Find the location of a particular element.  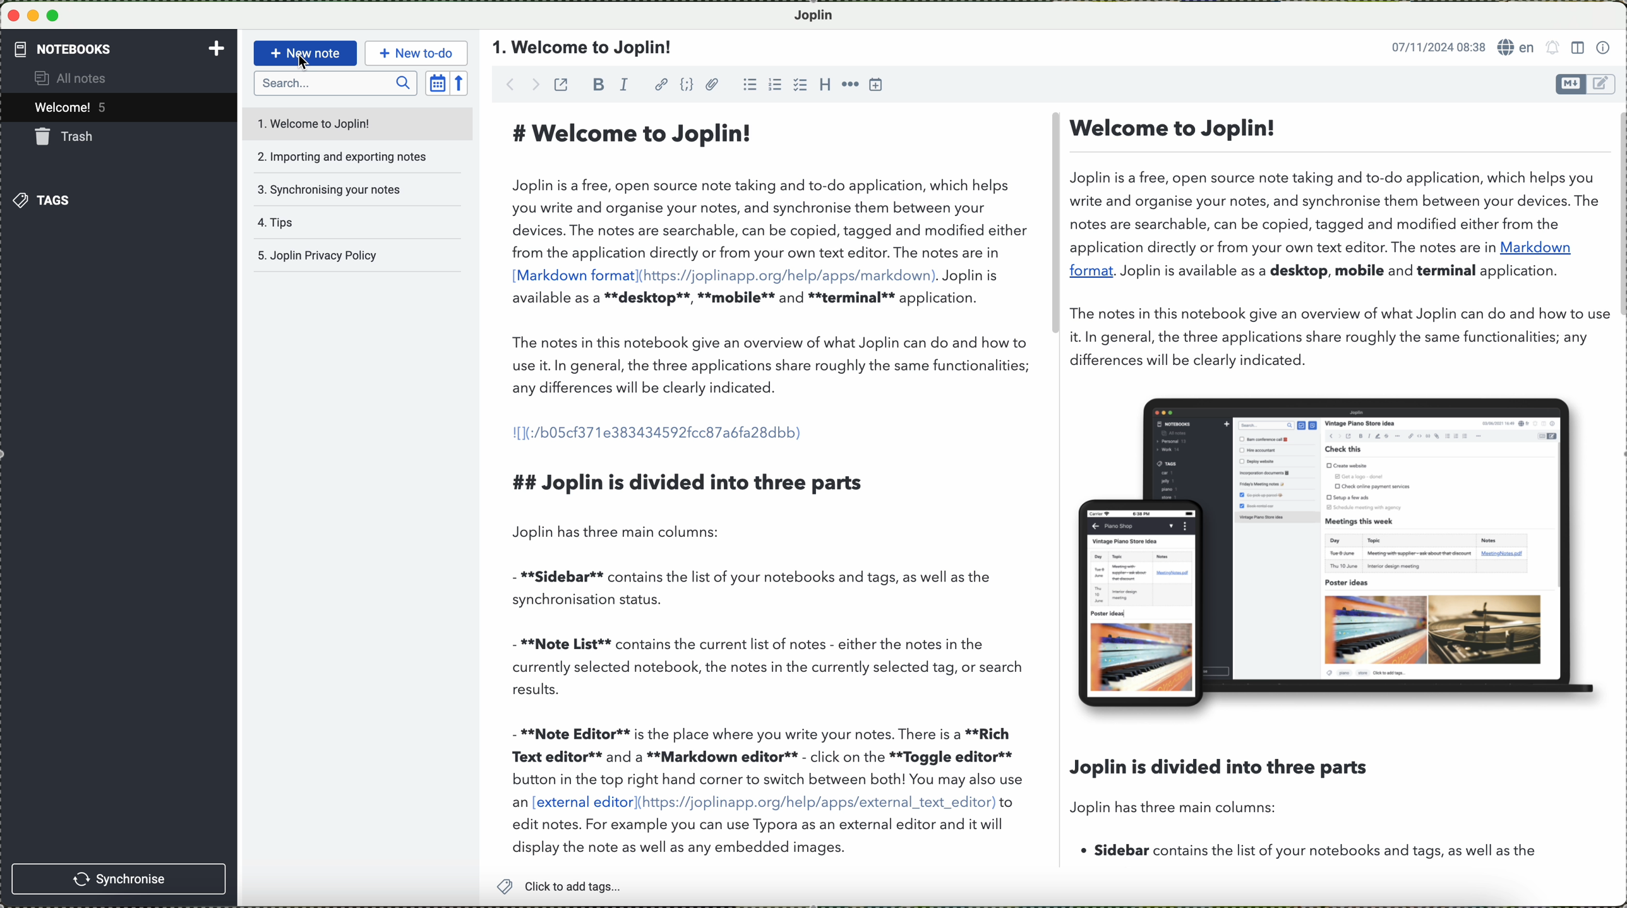

reverse sort order is located at coordinates (462, 82).